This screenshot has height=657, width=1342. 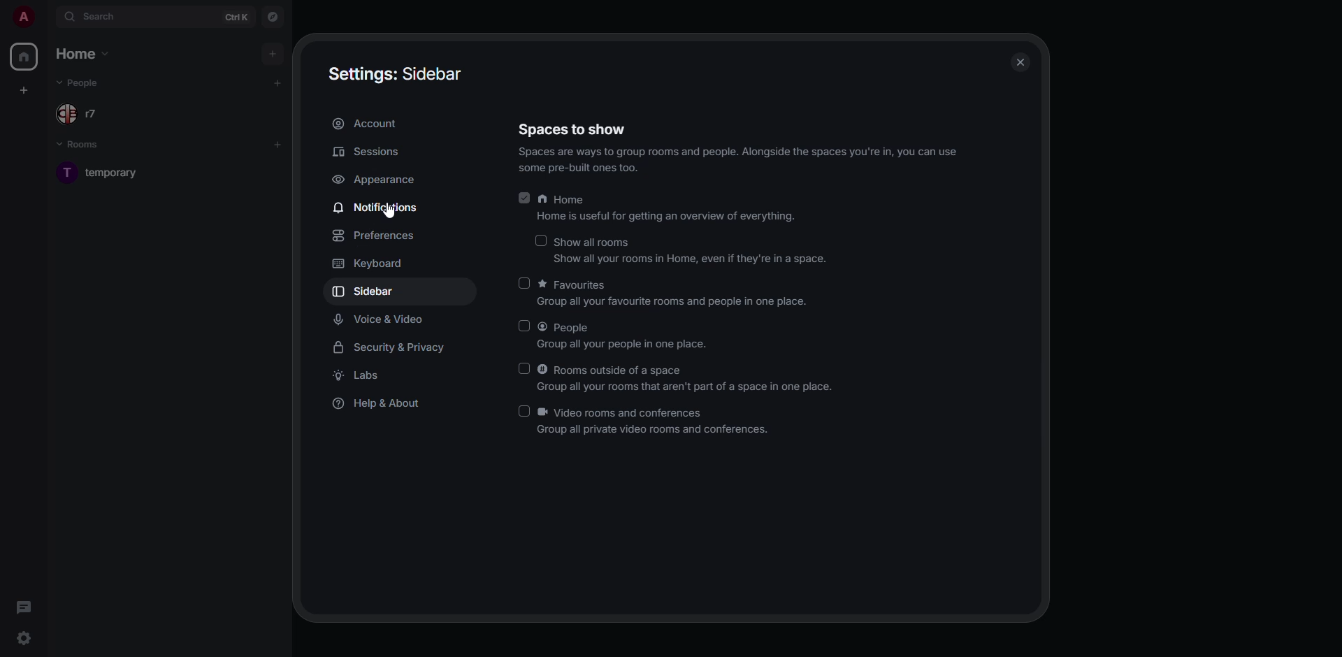 What do you see at coordinates (524, 325) in the screenshot?
I see `click to enable` at bounding box center [524, 325].